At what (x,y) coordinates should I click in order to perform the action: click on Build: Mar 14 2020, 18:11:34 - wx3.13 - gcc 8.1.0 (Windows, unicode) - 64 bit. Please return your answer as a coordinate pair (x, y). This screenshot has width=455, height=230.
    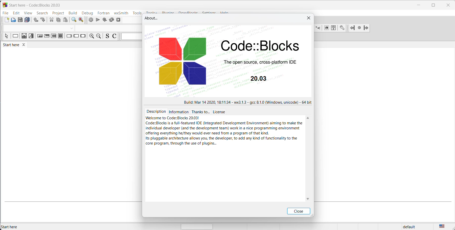
    Looking at the image, I should click on (247, 102).